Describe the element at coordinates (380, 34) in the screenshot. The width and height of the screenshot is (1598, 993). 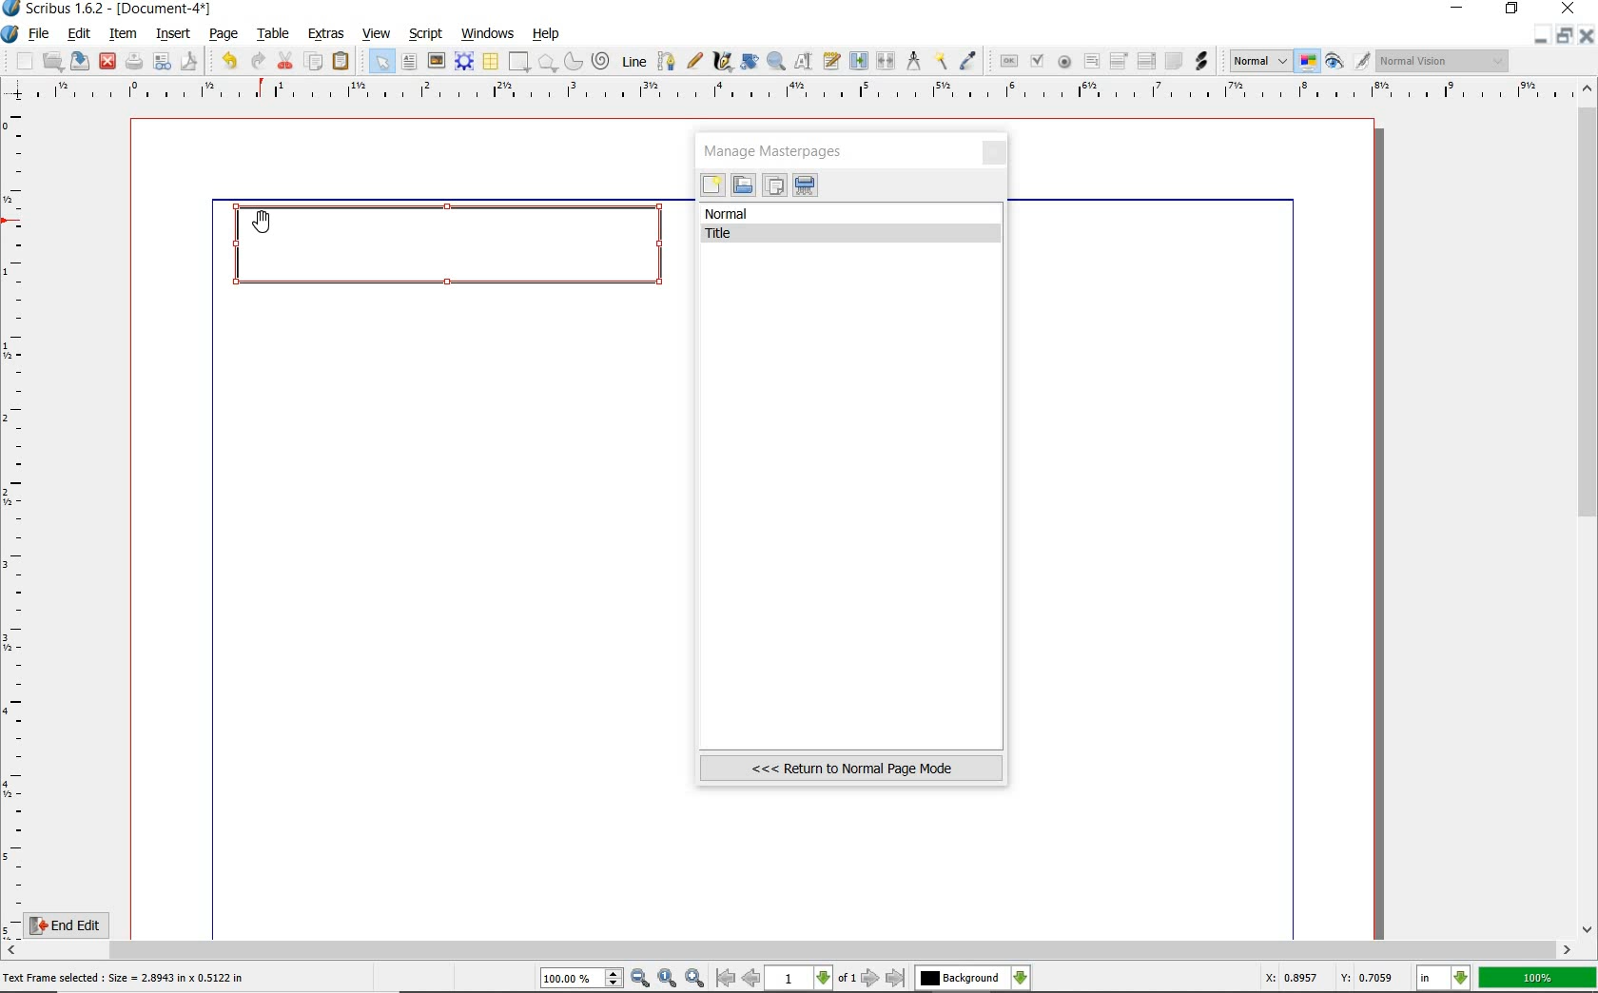
I see `view` at that location.